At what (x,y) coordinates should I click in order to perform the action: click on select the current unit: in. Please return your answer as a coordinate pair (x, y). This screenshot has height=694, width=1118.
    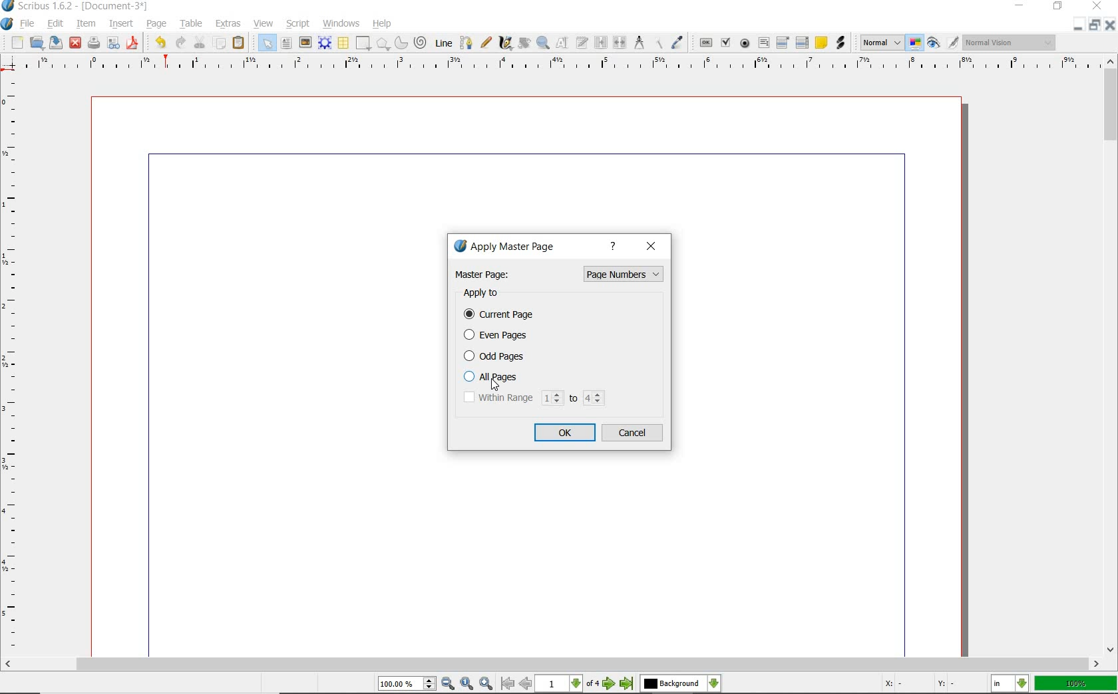
    Looking at the image, I should click on (1010, 683).